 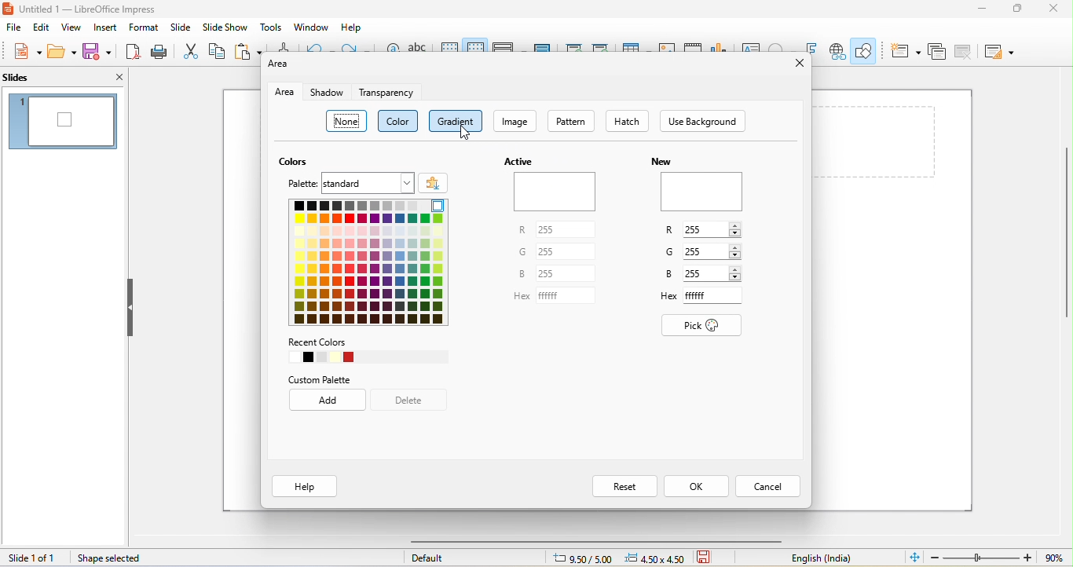 I want to click on fit to current window, so click(x=915, y=557).